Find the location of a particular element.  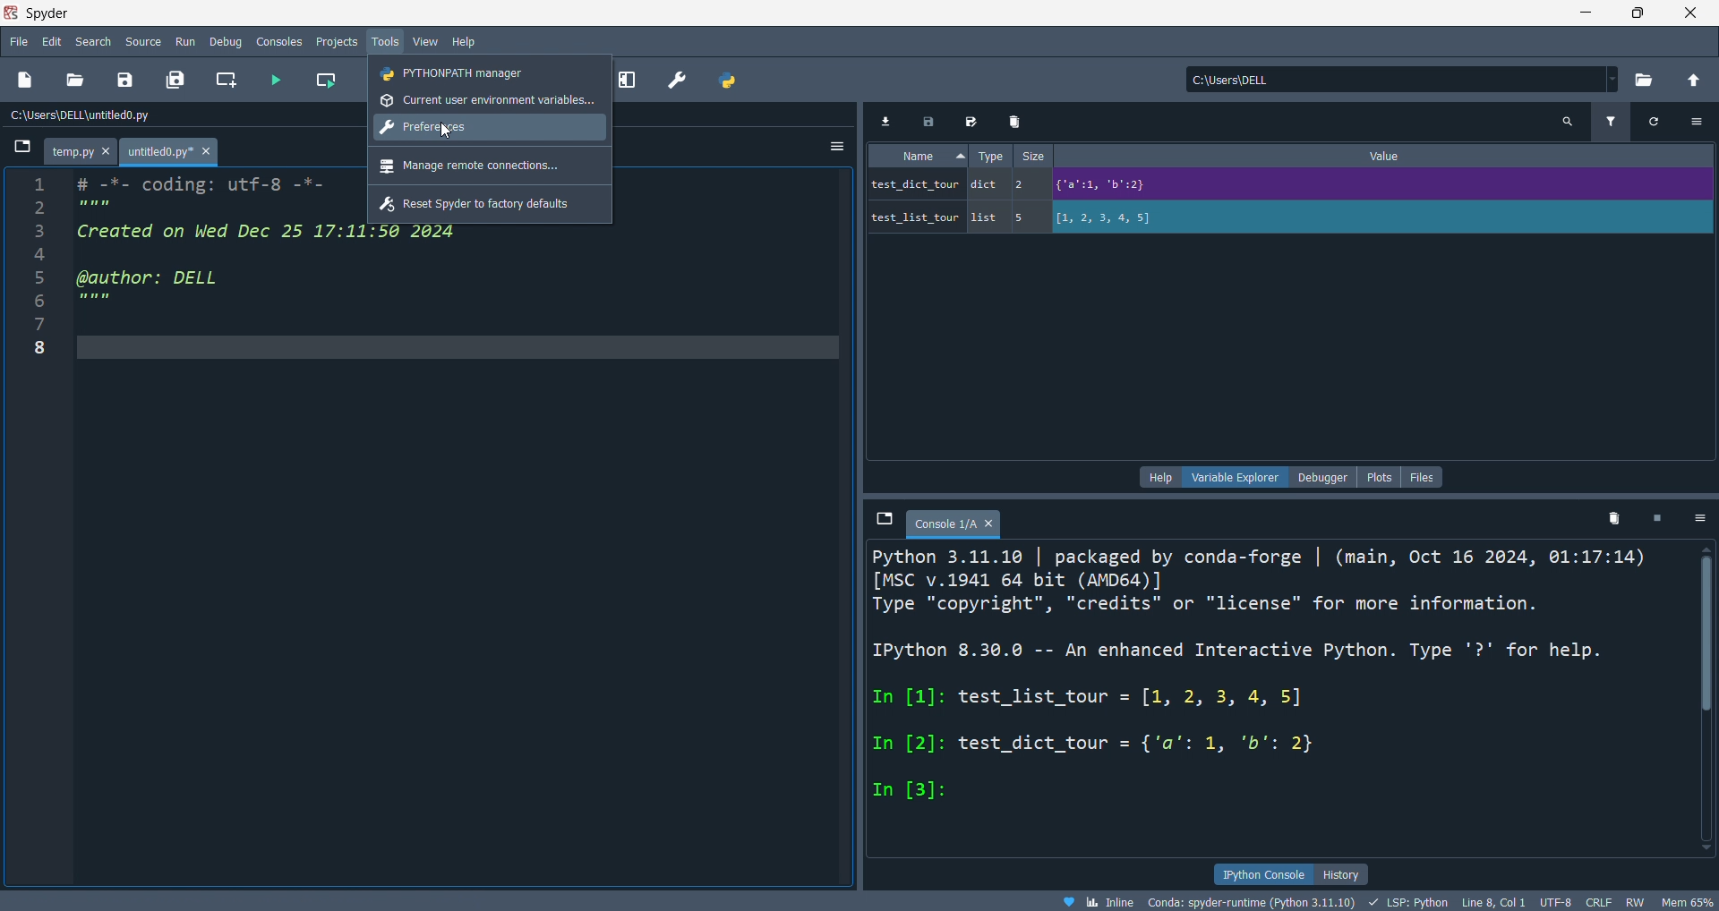

save is located at coordinates (128, 80).